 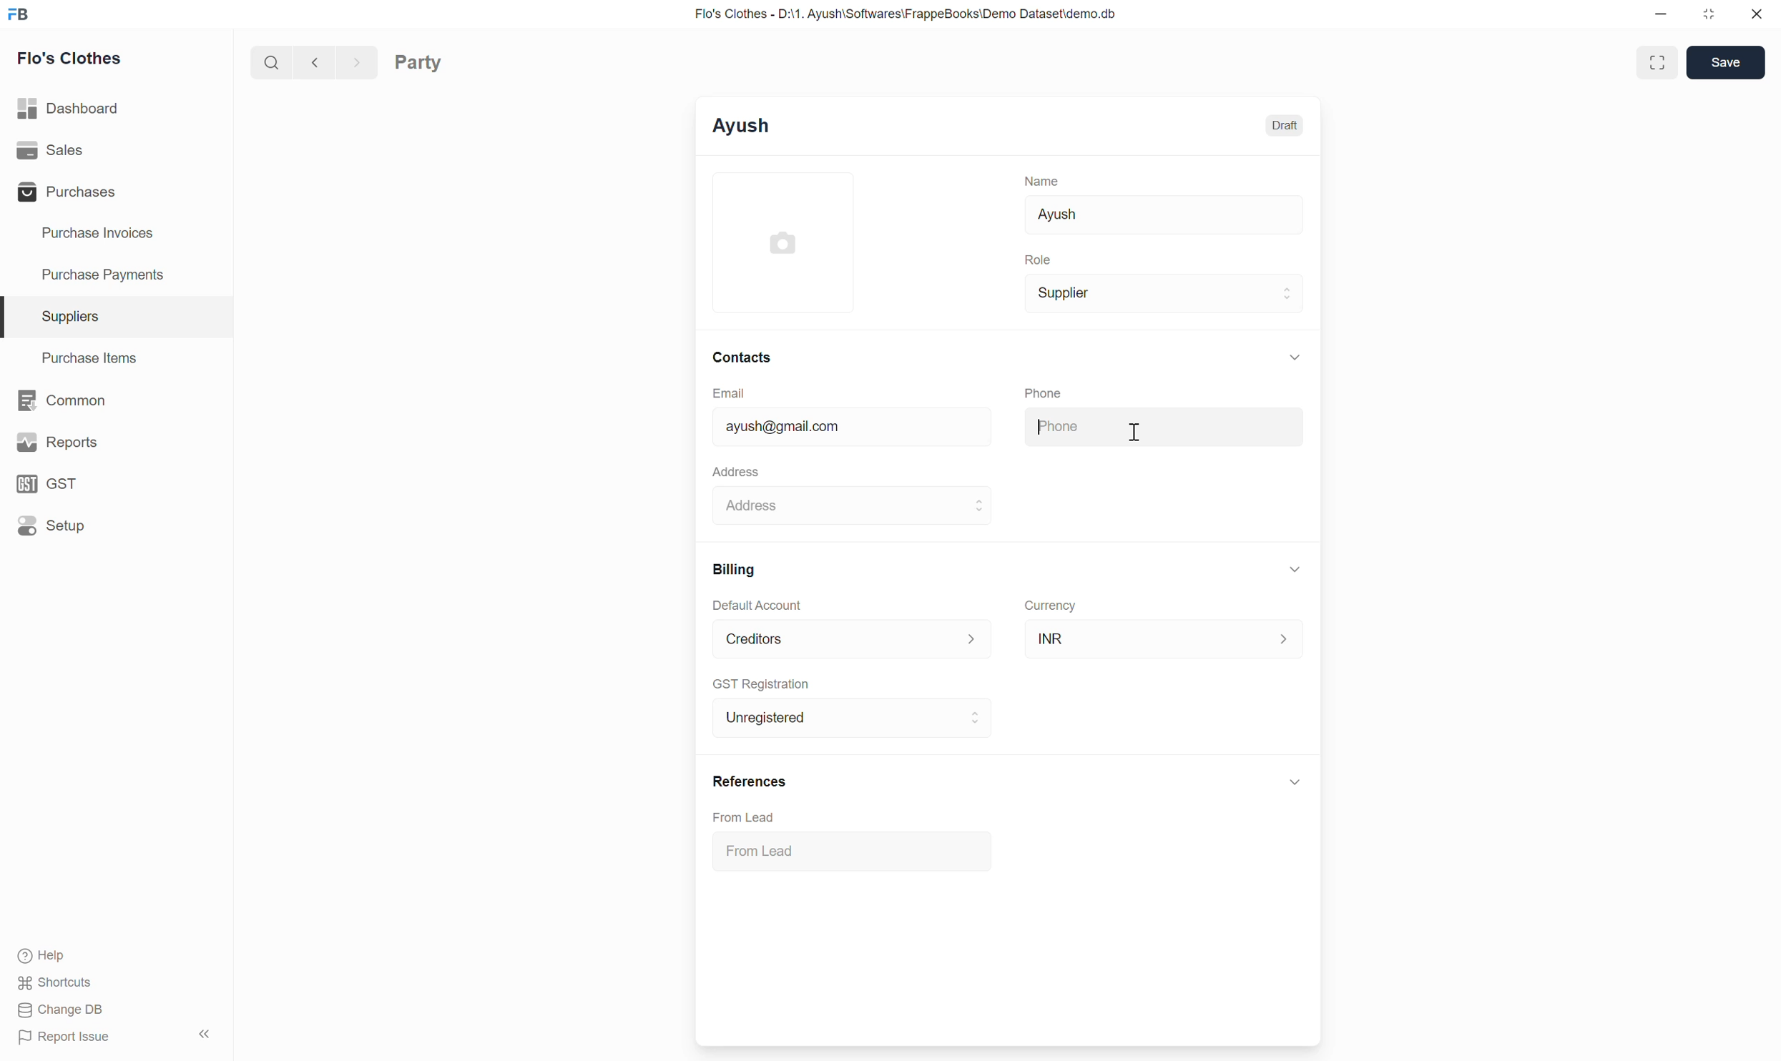 I want to click on Flo's Clothes - D:\1. Ayush\Softwares\FrappeBooks\Demo Dataset\demo.db, so click(x=906, y=14).